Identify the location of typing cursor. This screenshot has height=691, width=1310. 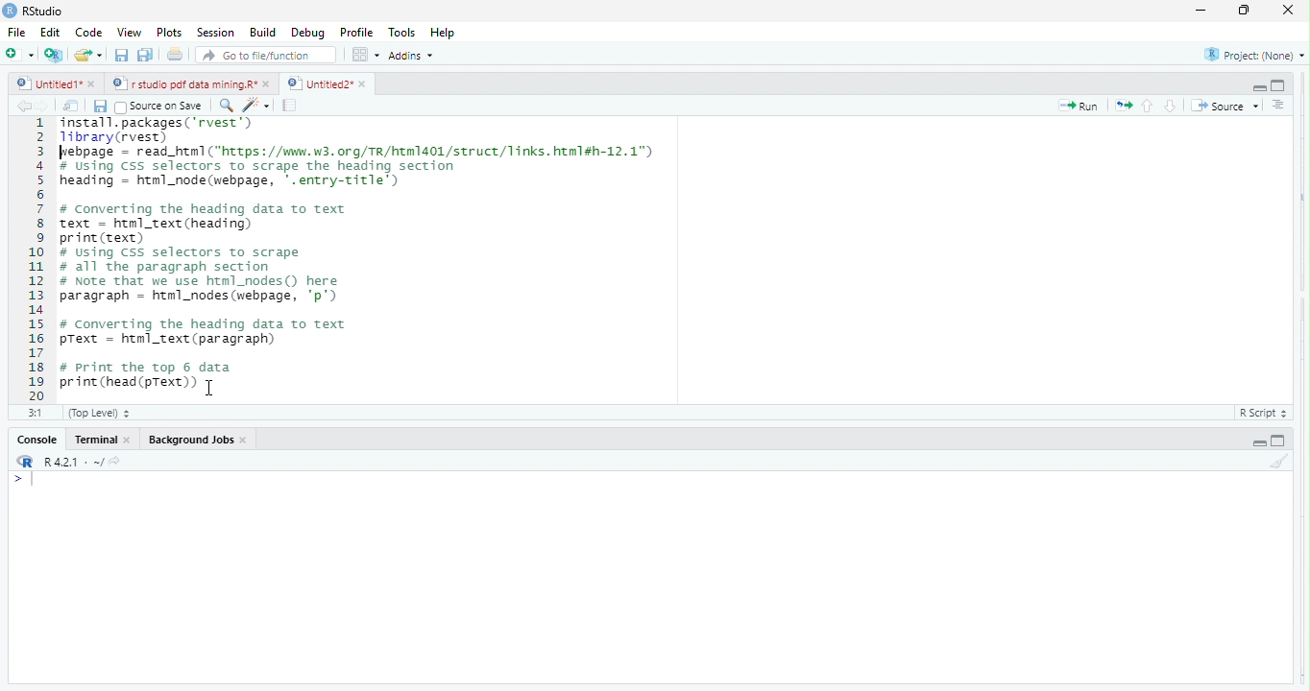
(64, 155).